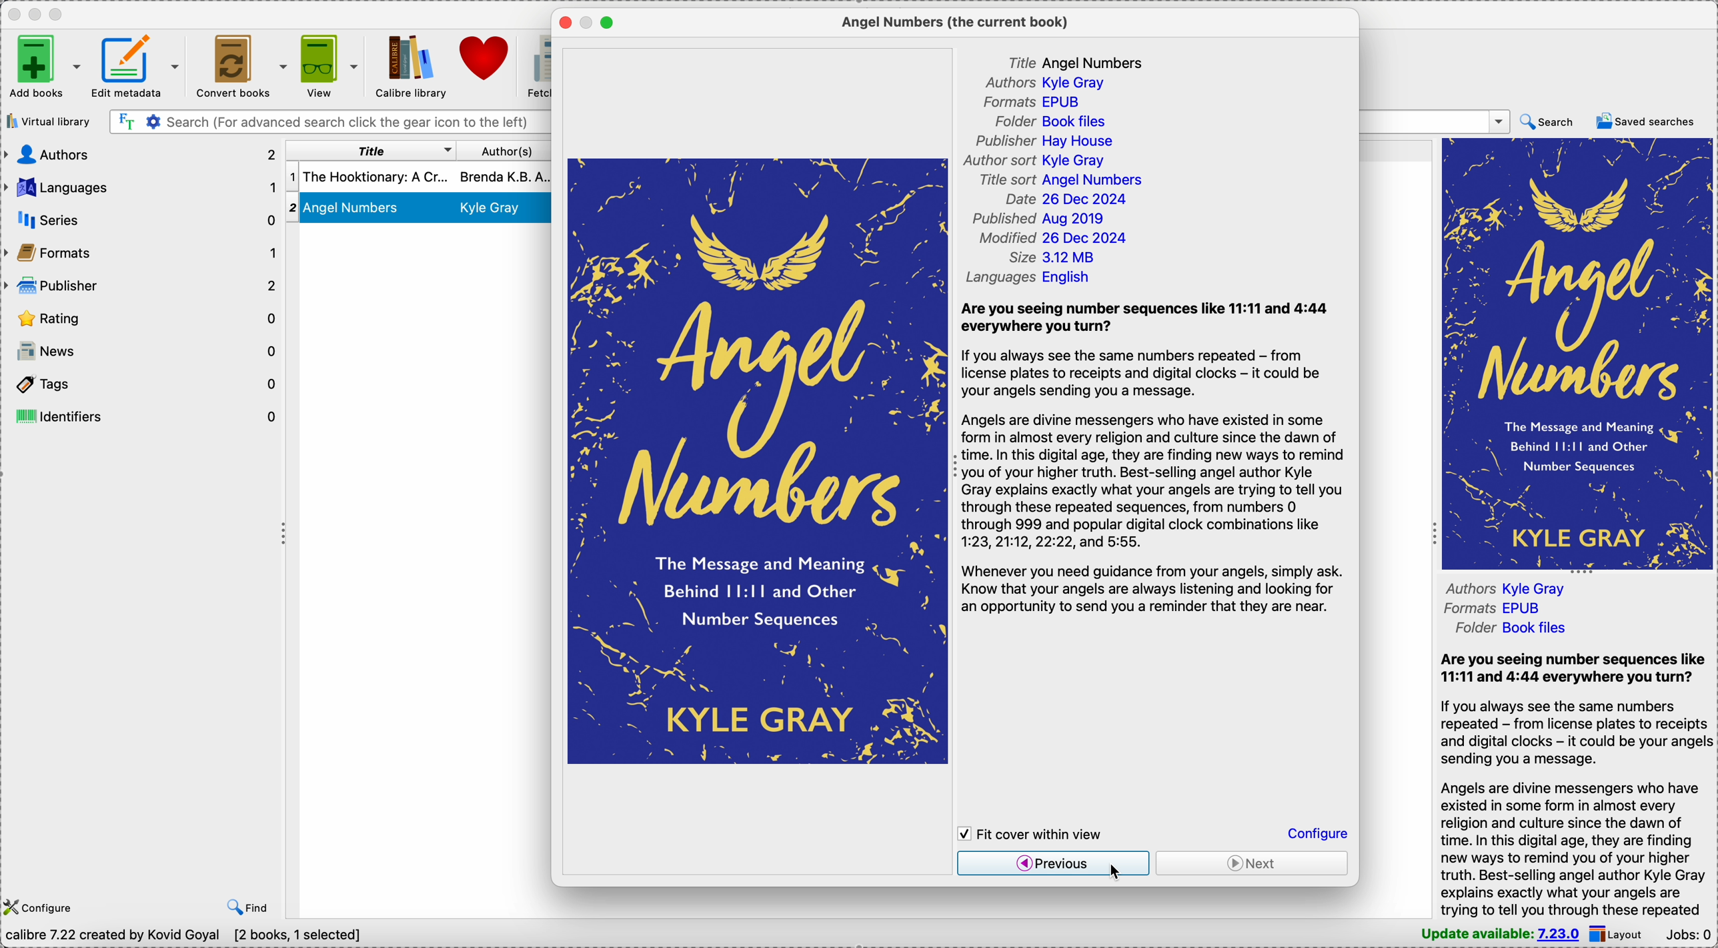  I want to click on maximize, so click(607, 23).